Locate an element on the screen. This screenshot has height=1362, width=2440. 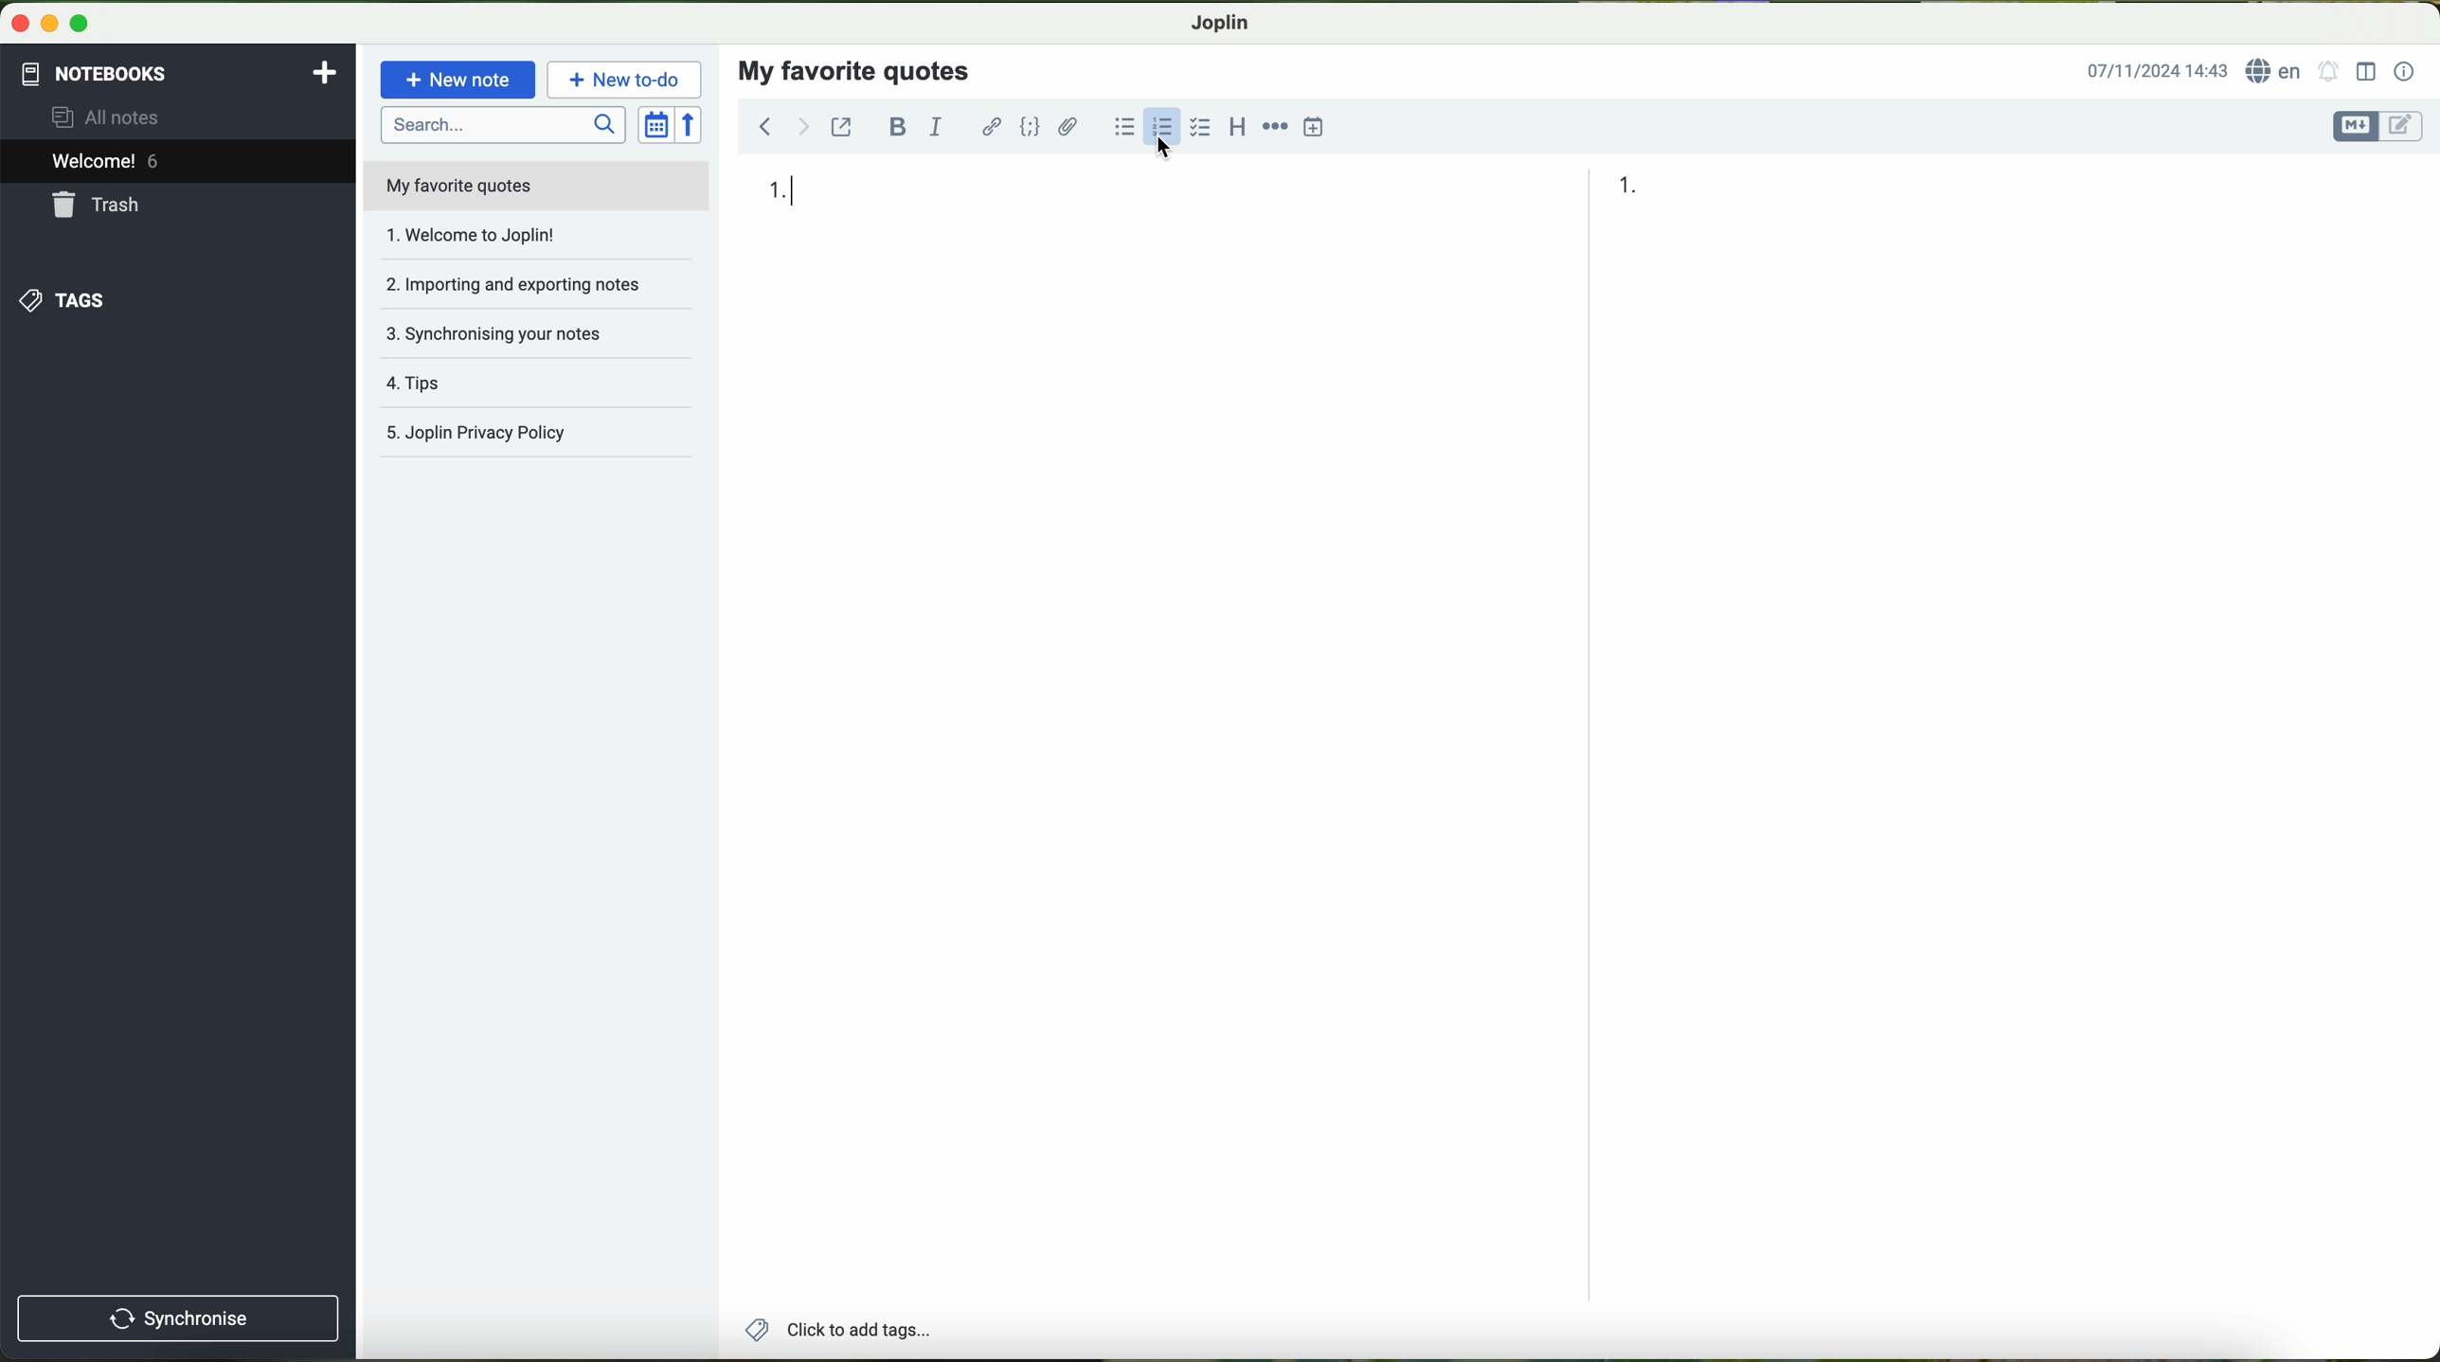
code is located at coordinates (1032, 129).